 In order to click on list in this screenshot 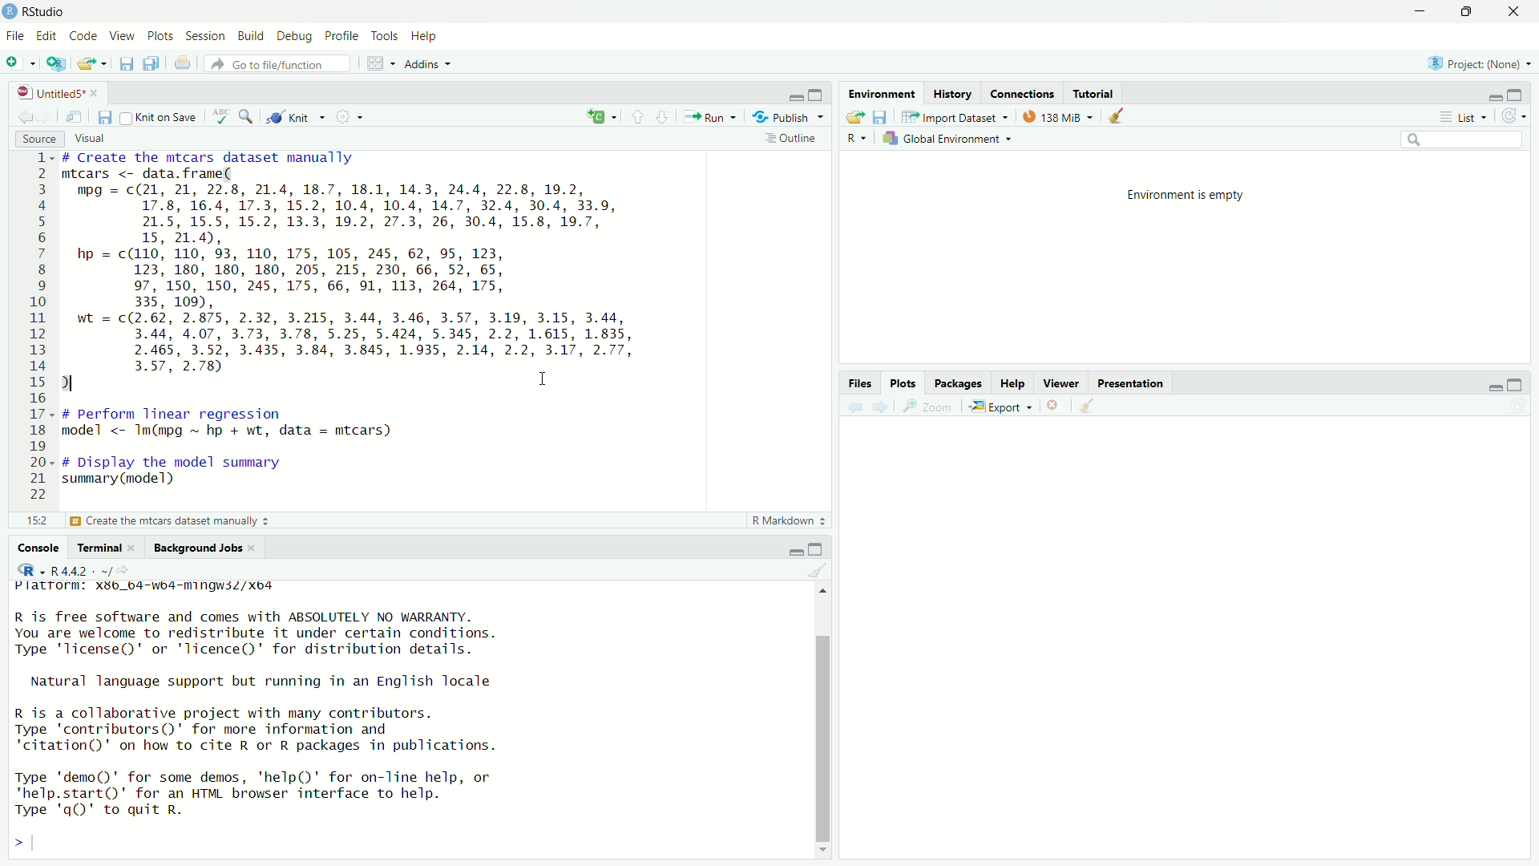, I will do `click(1468, 117)`.